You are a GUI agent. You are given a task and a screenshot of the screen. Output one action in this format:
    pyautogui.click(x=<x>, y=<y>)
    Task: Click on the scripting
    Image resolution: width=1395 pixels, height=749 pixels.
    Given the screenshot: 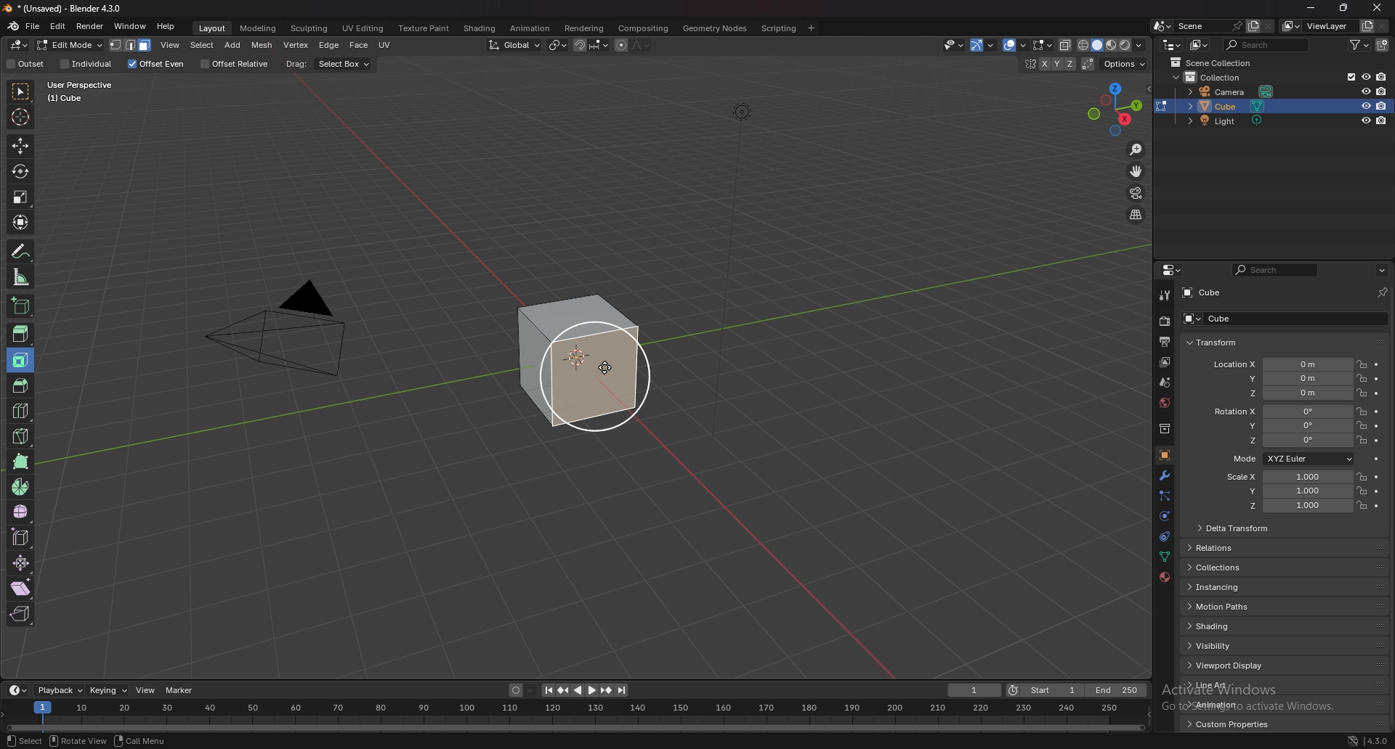 What is the action you would take?
    pyautogui.click(x=777, y=29)
    